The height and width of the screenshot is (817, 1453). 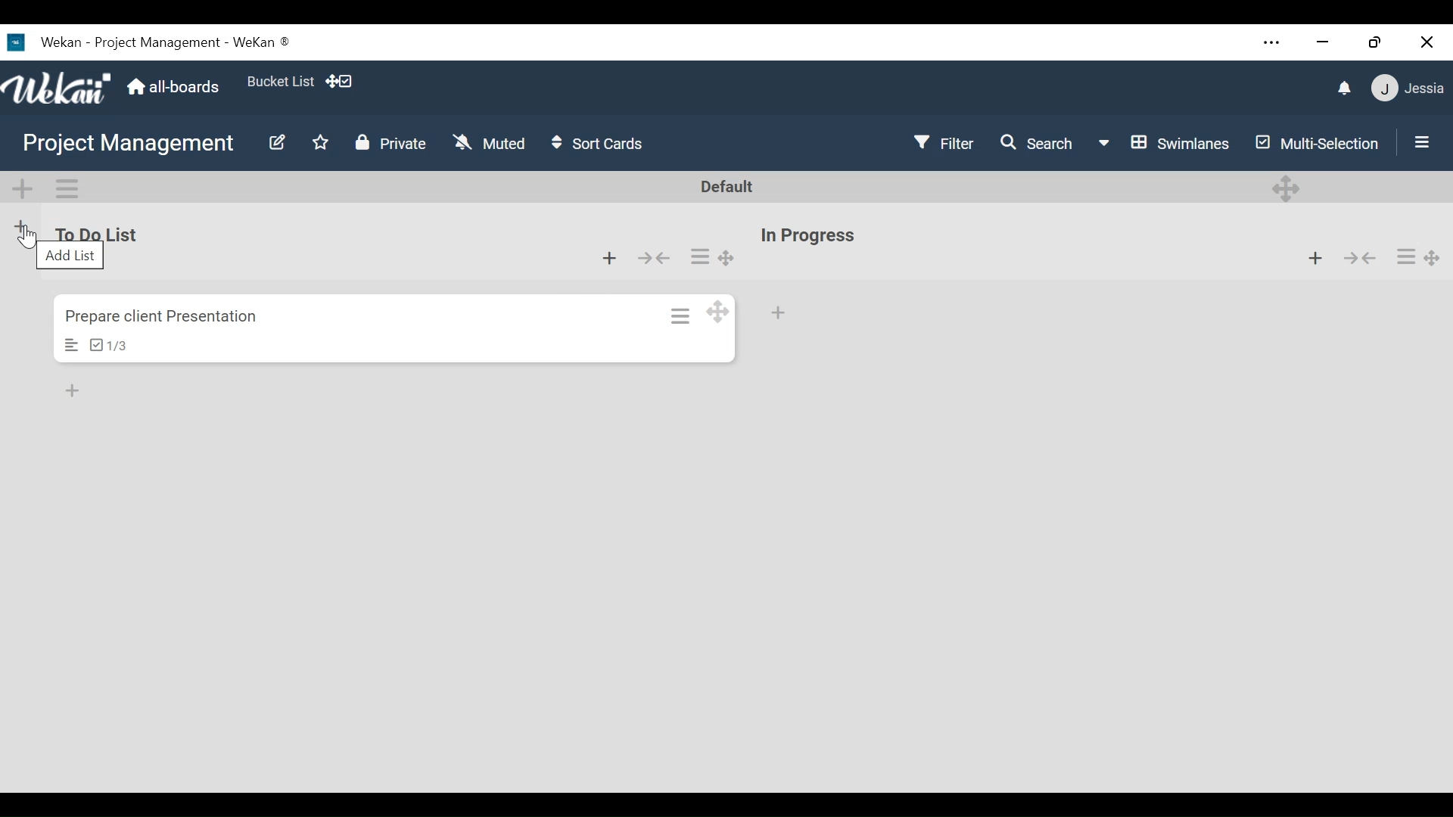 I want to click on Default, so click(x=723, y=185).